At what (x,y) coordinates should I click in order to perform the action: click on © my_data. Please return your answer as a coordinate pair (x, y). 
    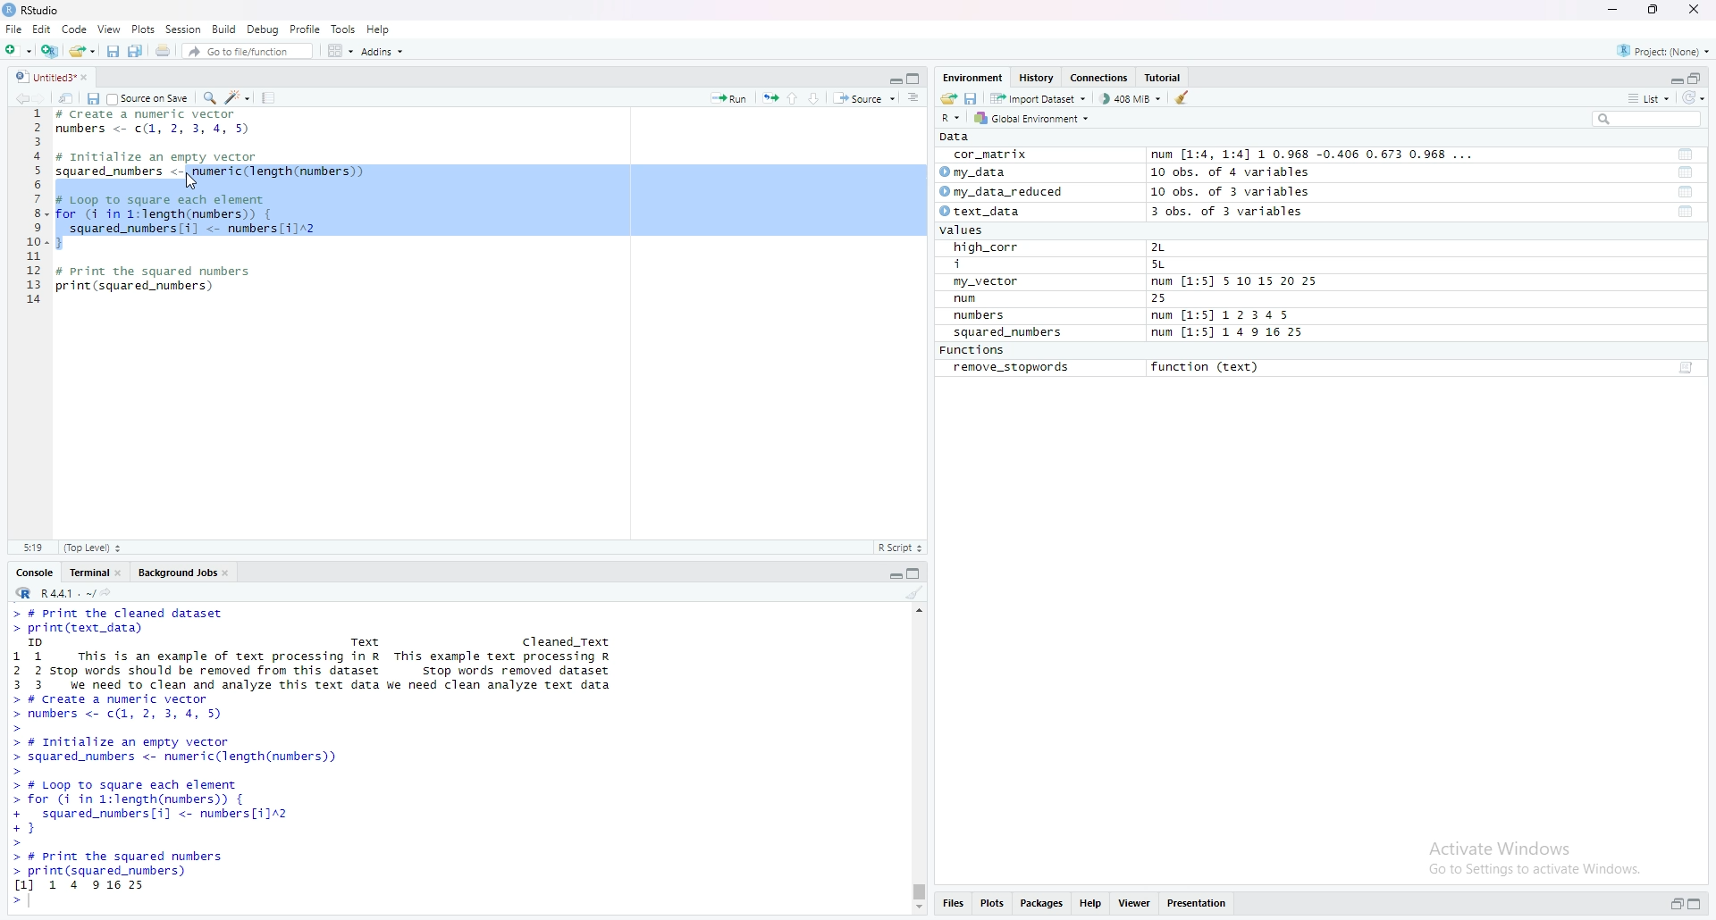
    Looking at the image, I should click on (975, 172).